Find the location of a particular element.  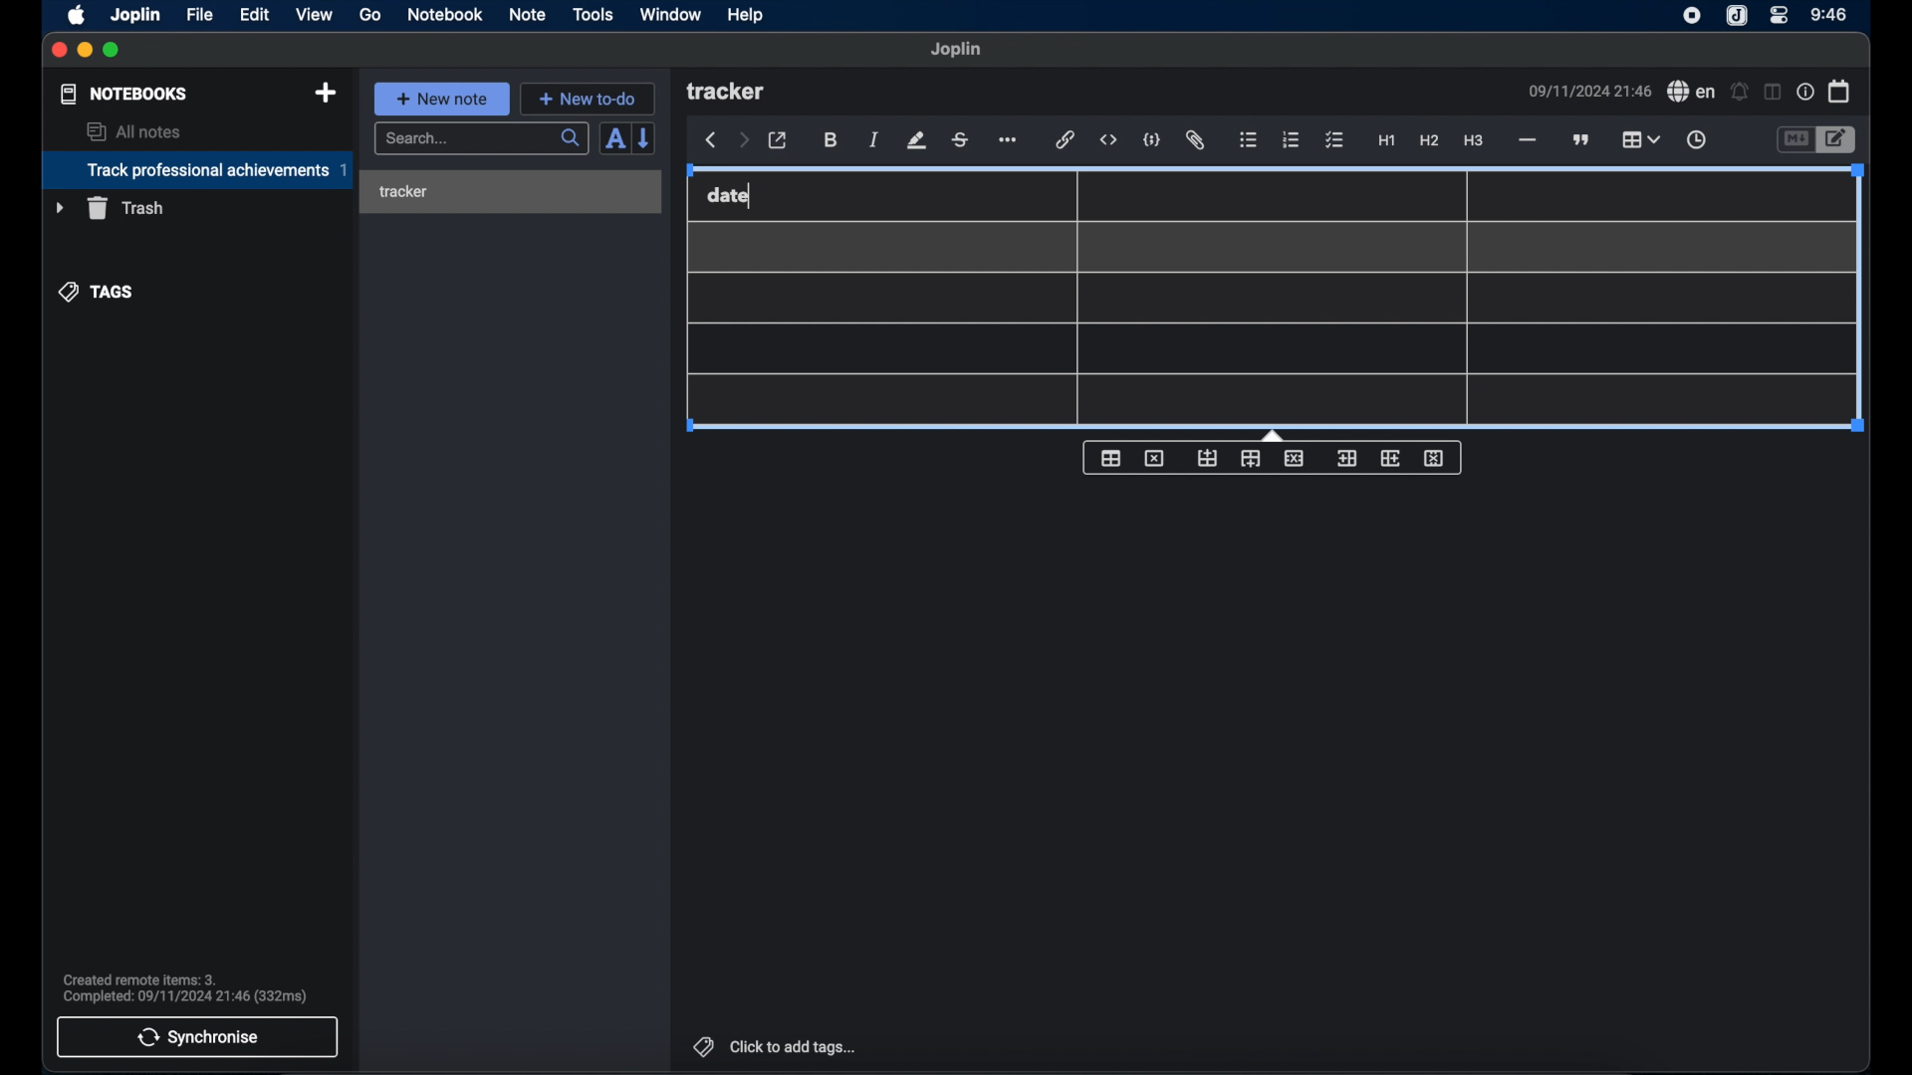

joplin icon is located at coordinates (1692, 17).